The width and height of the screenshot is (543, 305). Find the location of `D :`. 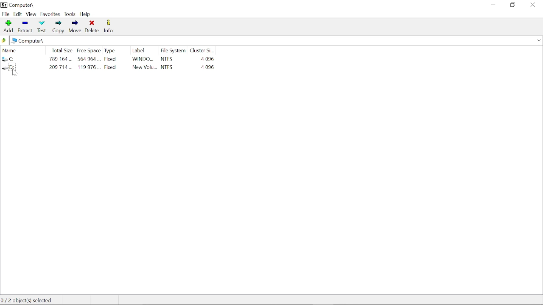

D : is located at coordinates (23, 67).